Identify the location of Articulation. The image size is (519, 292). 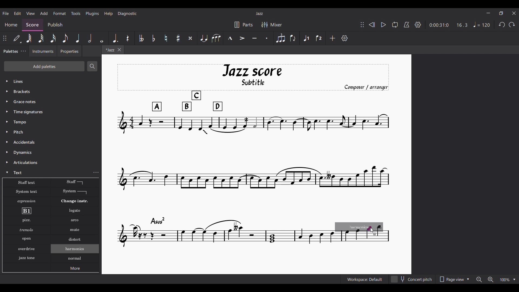
(26, 163).